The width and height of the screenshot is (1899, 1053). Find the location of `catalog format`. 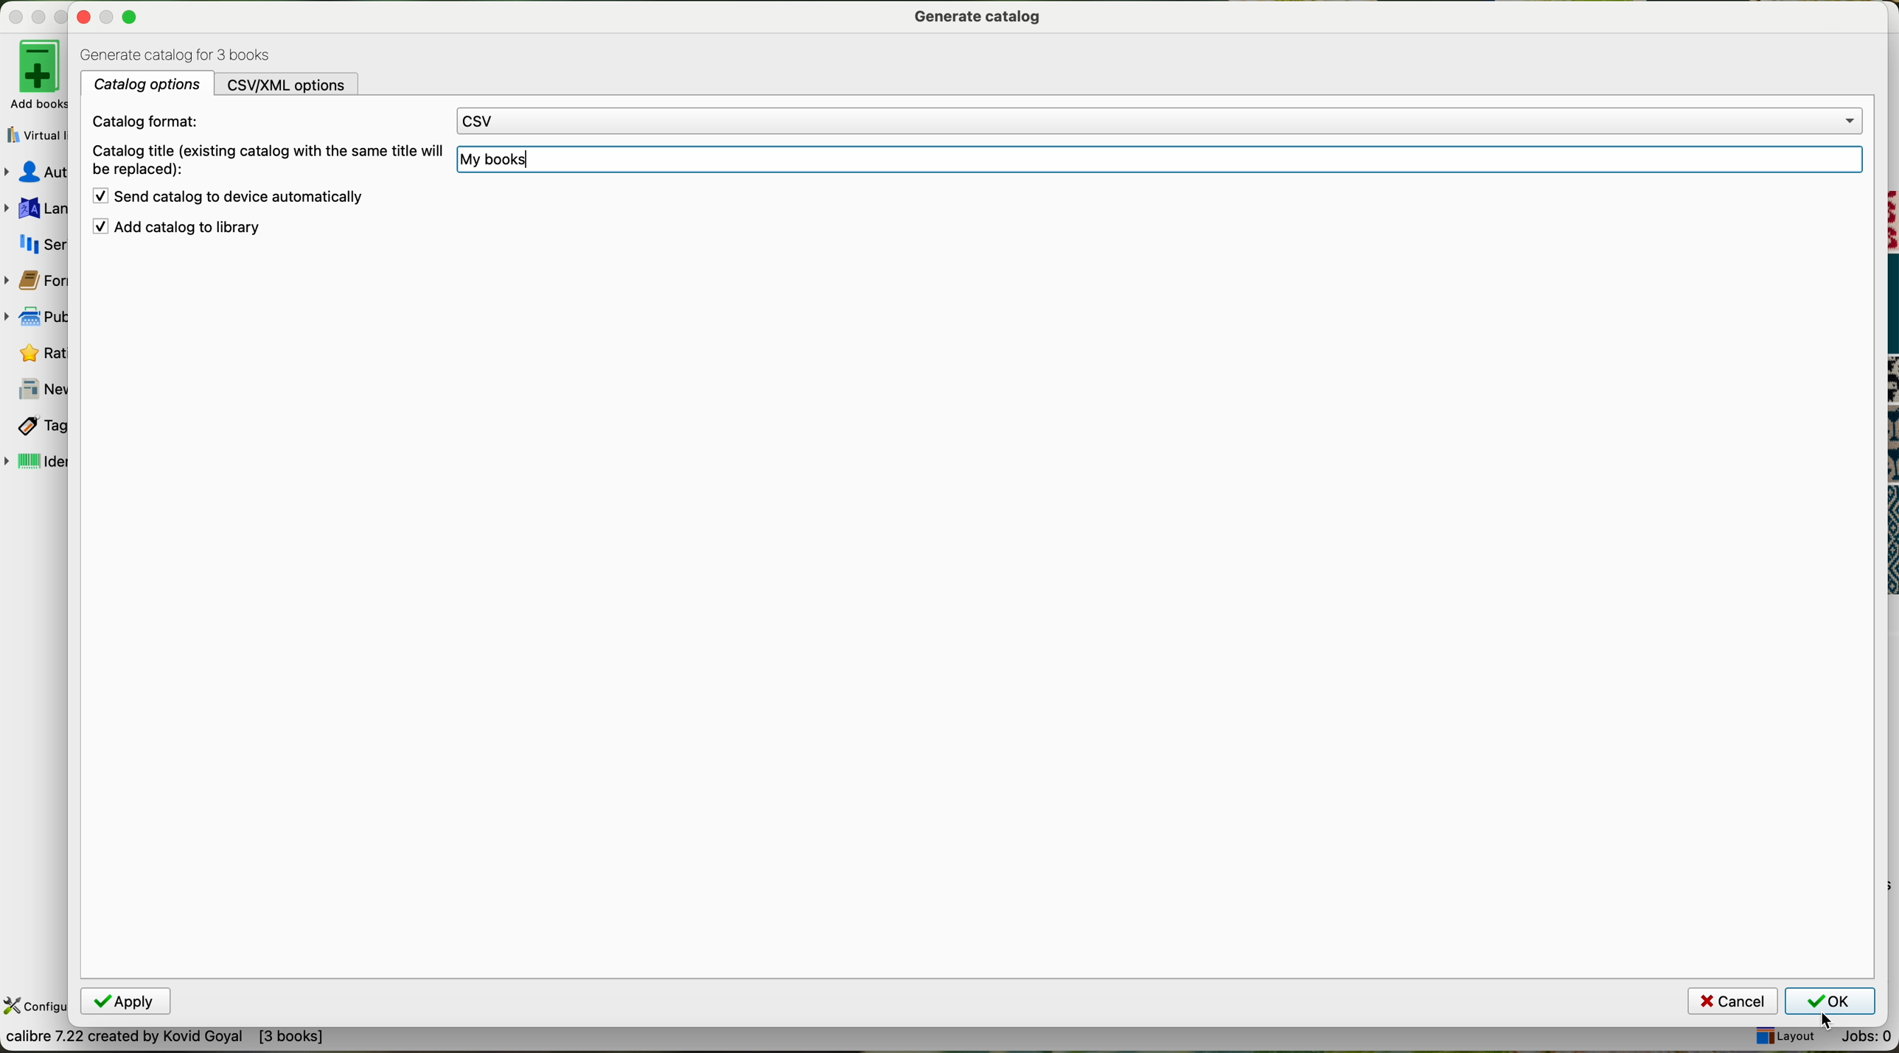

catalog format is located at coordinates (144, 122).